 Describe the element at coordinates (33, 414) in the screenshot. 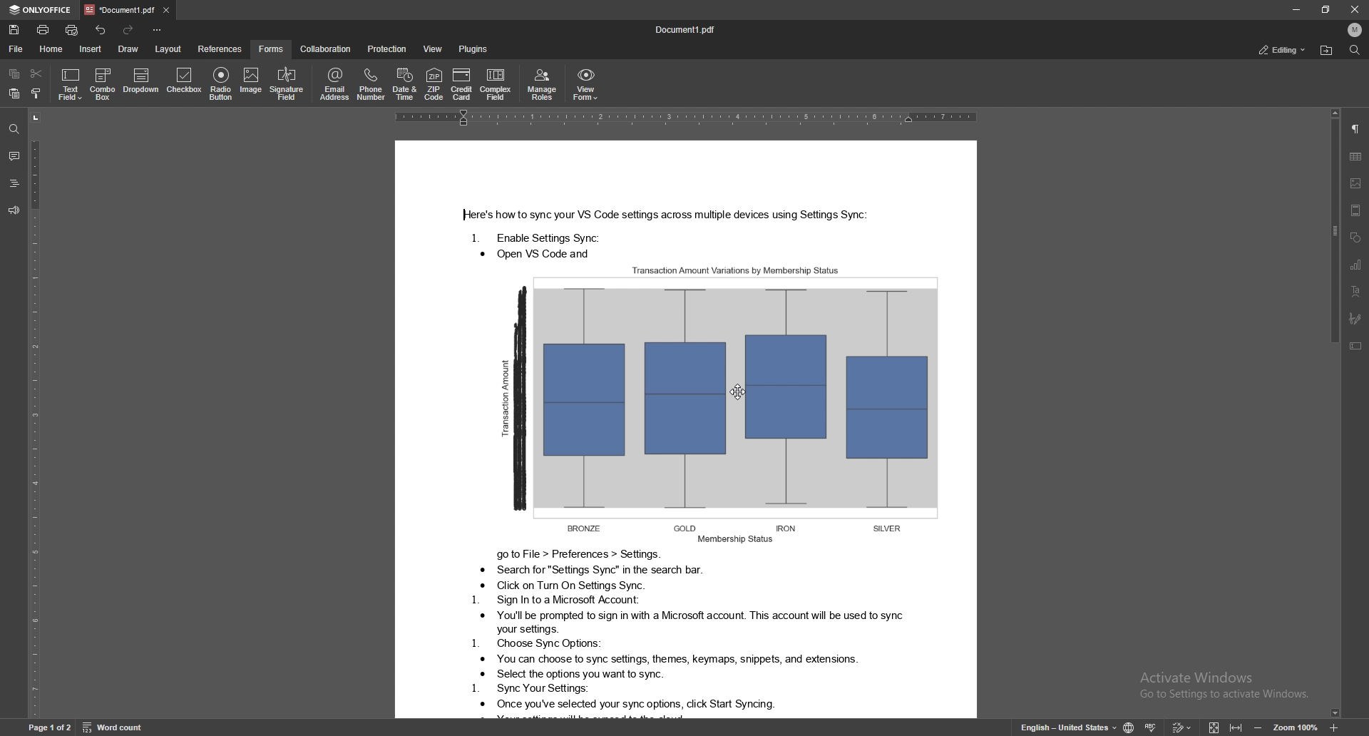

I see `vertical scale` at that location.